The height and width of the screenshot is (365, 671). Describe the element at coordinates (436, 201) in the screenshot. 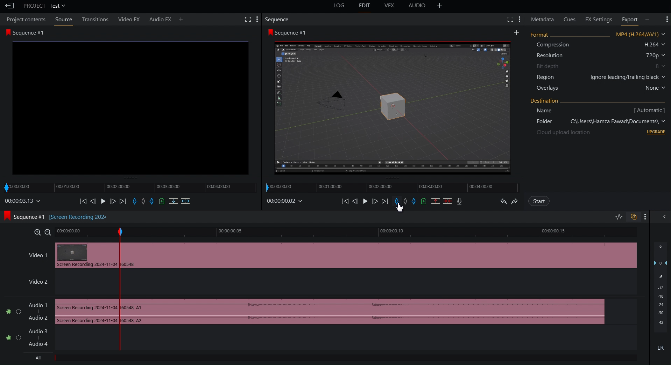

I see `Remove Selected Portion` at that location.